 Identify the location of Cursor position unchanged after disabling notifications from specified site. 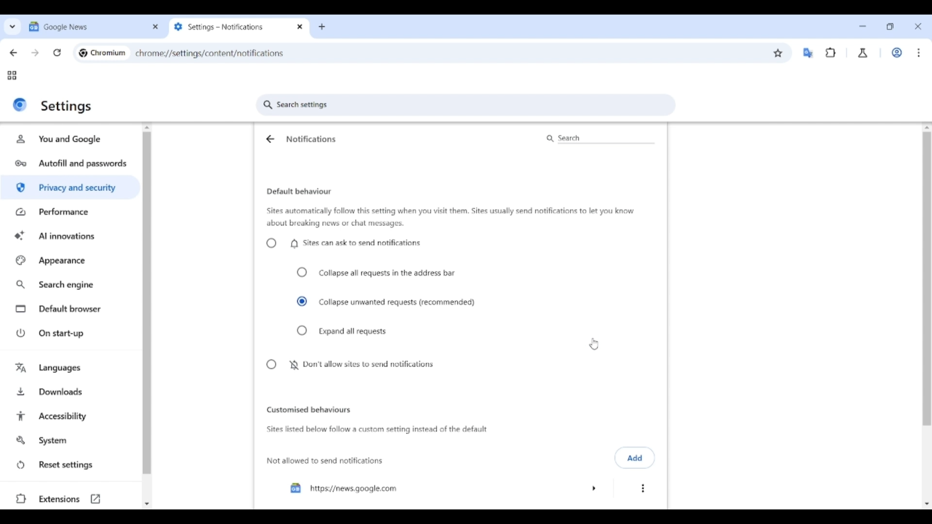
(594, 344).